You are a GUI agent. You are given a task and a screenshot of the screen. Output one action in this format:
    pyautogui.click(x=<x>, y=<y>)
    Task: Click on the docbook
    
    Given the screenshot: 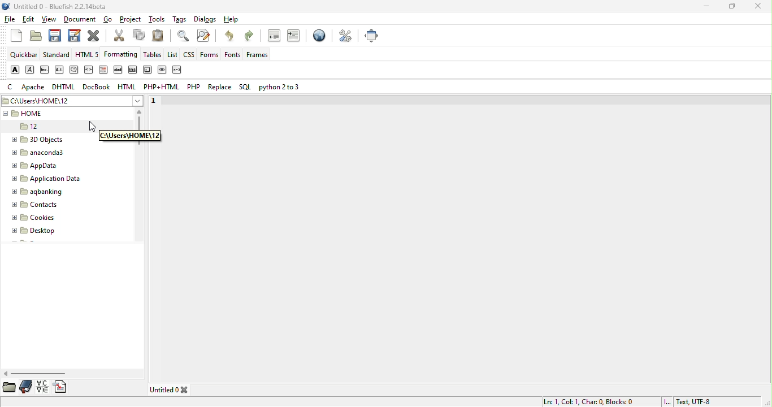 What is the action you would take?
    pyautogui.click(x=97, y=88)
    